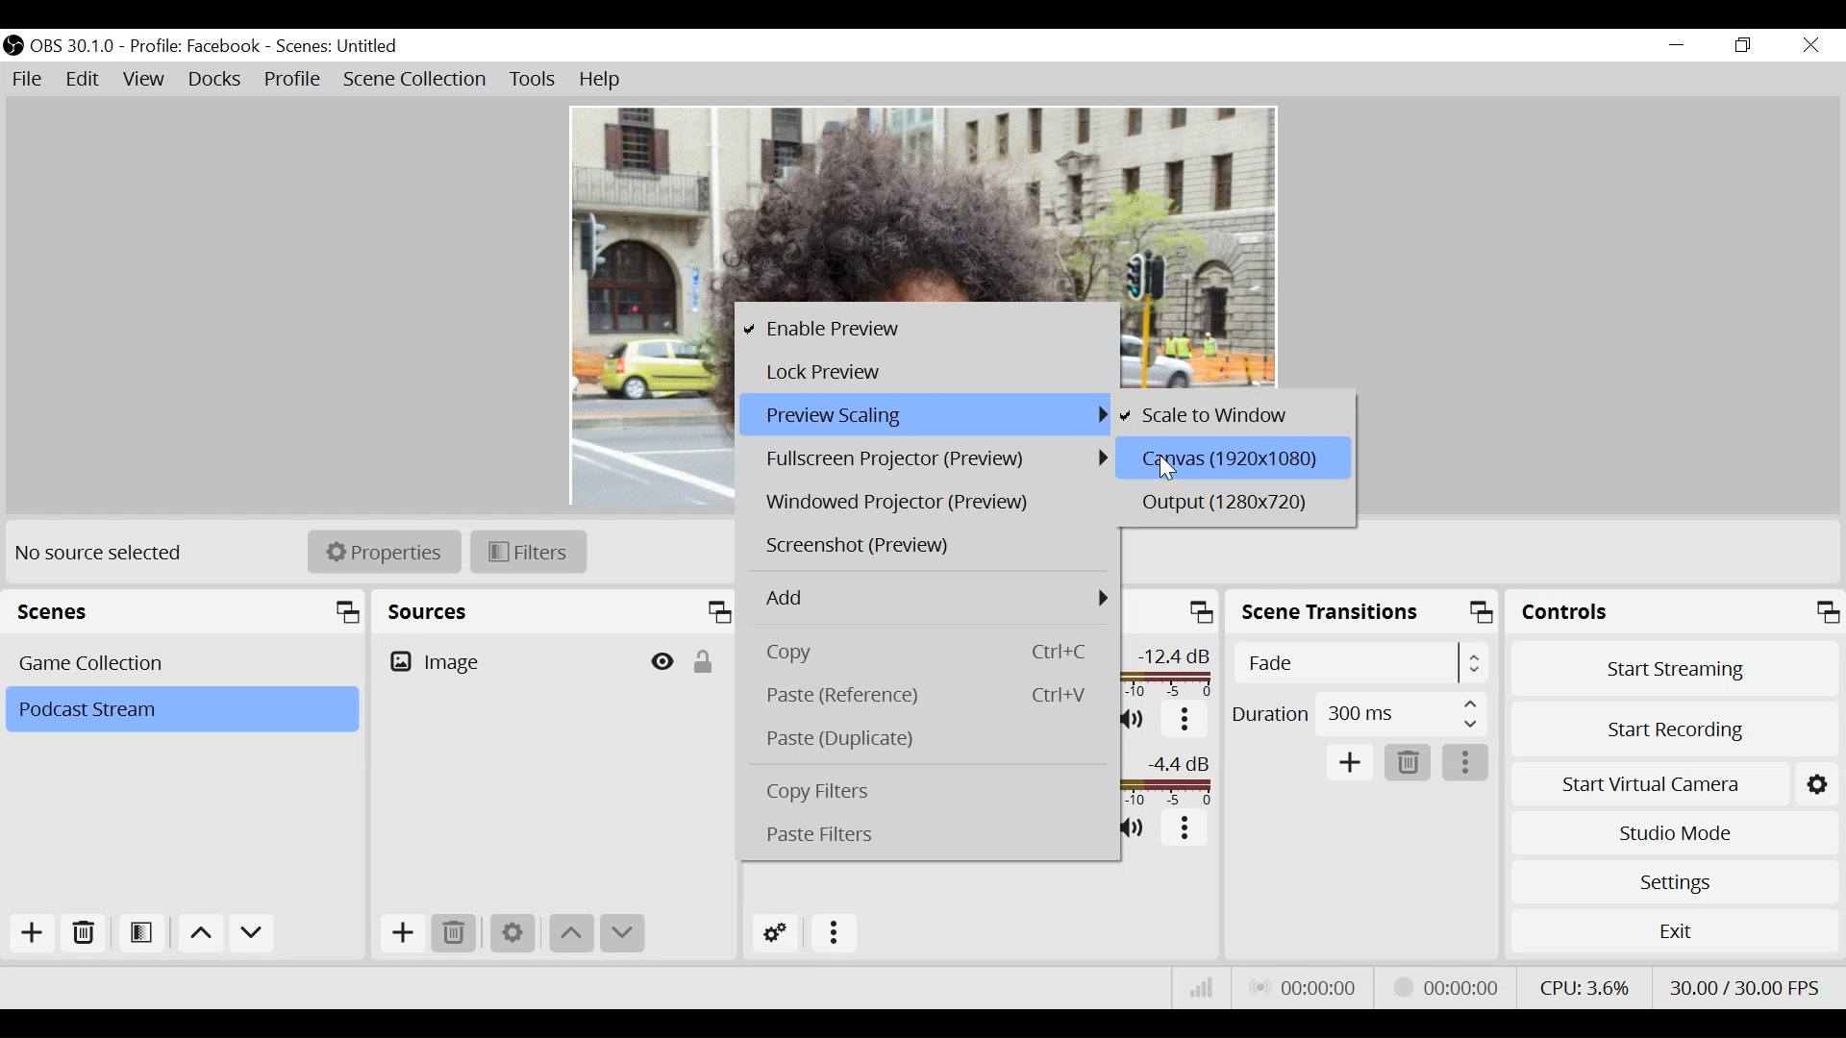 This screenshot has width=1846, height=1038. Describe the element at coordinates (514, 936) in the screenshot. I see `Settings` at that location.